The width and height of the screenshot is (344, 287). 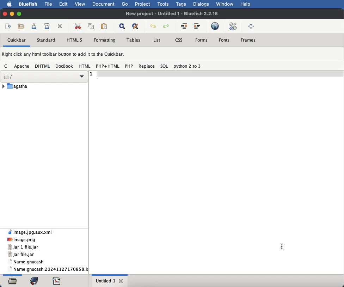 What do you see at coordinates (215, 26) in the screenshot?
I see `preview in browser` at bounding box center [215, 26].